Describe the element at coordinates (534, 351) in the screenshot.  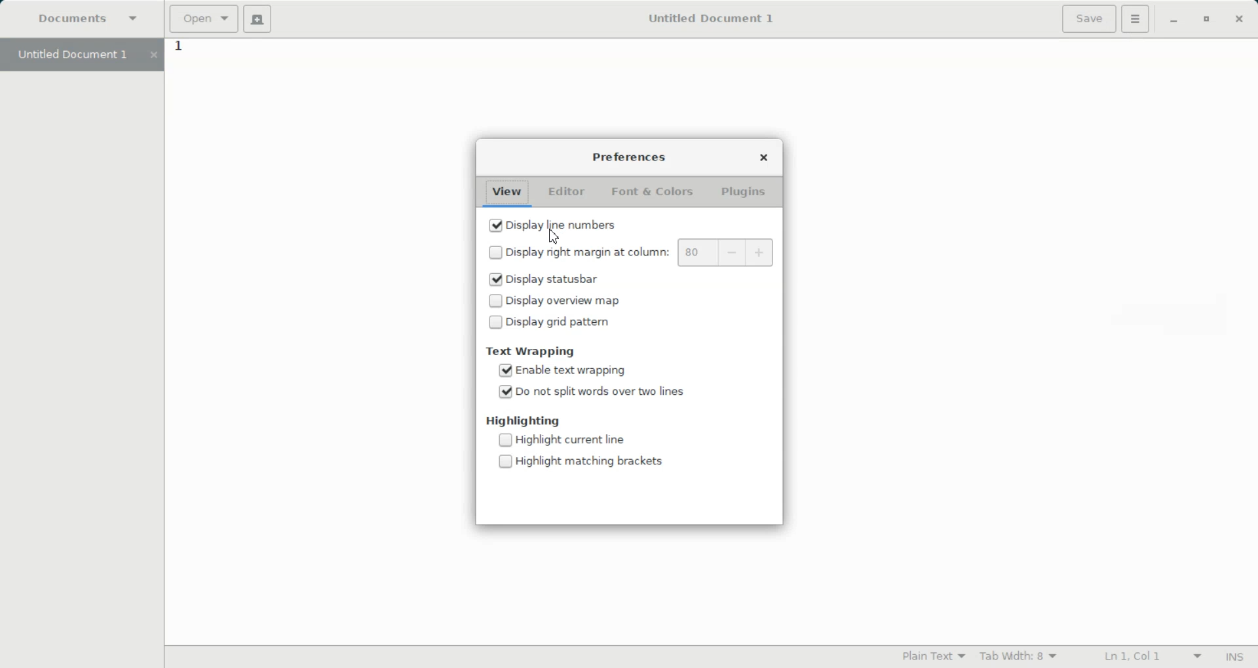
I see `Text Wrapping` at that location.